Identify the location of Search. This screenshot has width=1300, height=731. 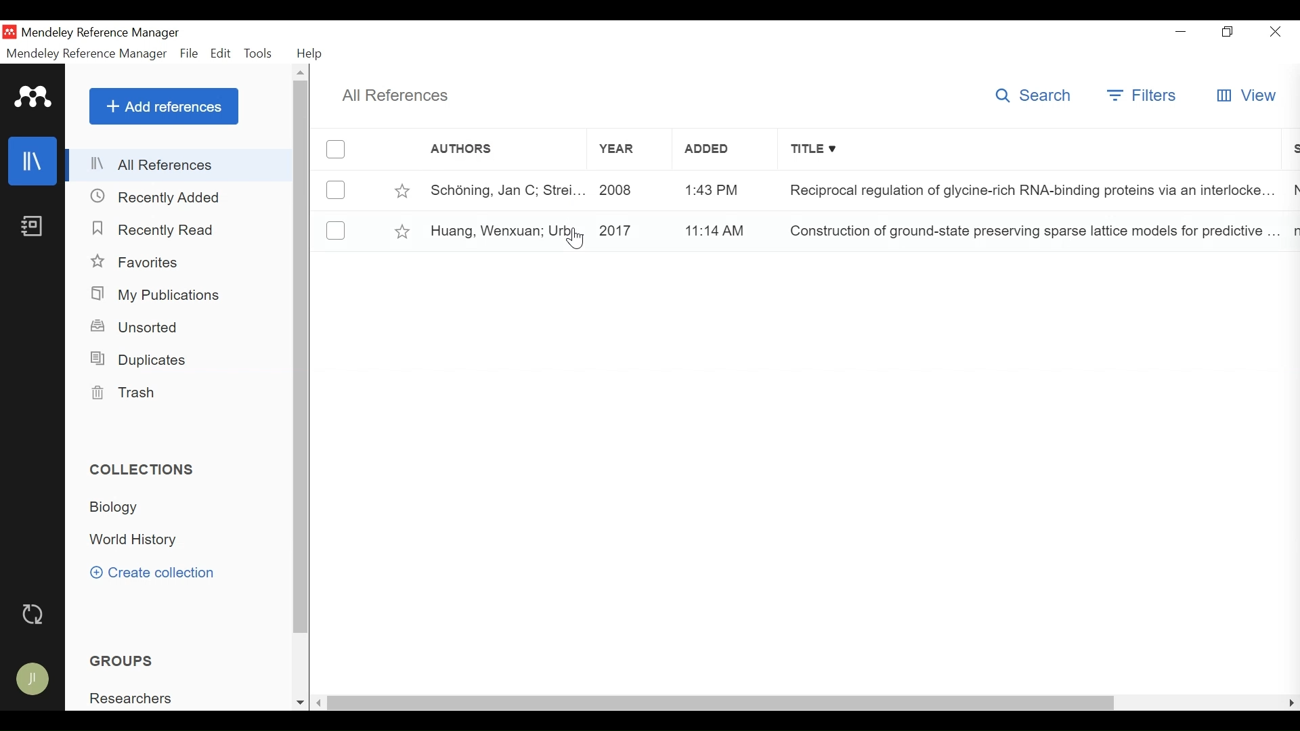
(1035, 95).